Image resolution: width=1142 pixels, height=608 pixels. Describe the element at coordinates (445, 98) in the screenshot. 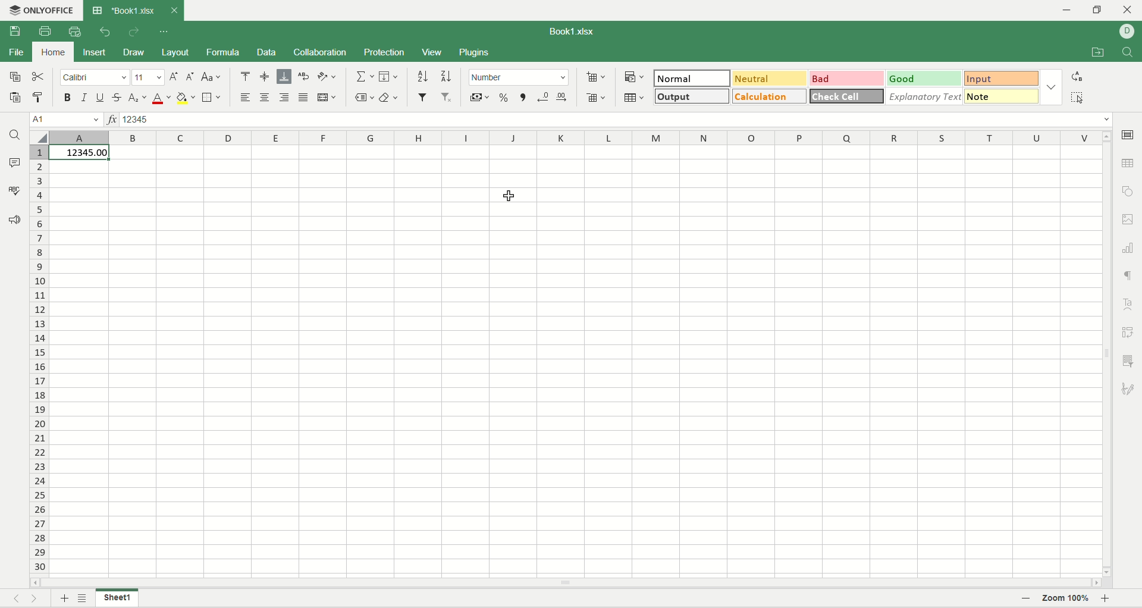

I see `remove filter` at that location.